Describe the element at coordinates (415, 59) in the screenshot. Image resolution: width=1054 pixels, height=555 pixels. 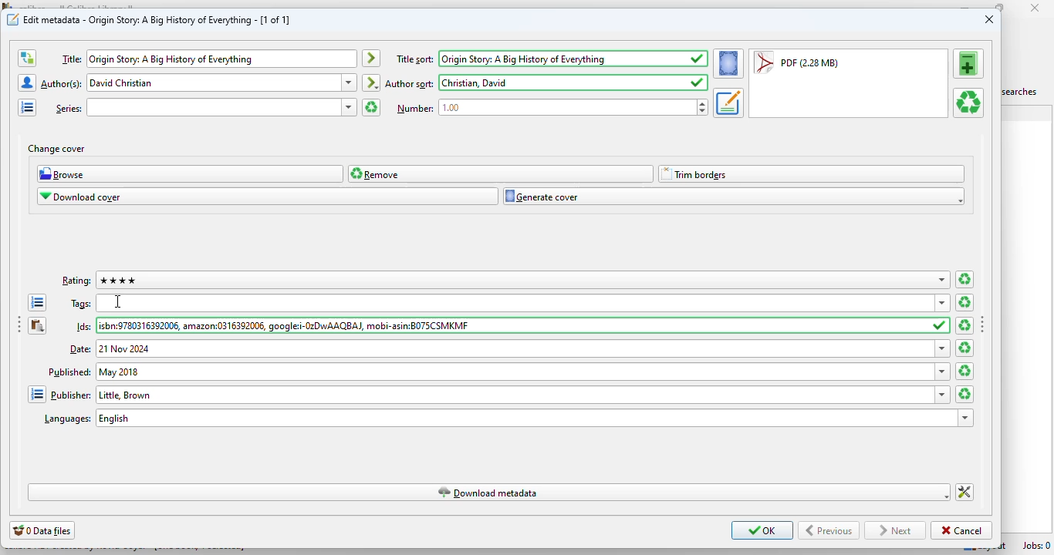
I see `text` at that location.